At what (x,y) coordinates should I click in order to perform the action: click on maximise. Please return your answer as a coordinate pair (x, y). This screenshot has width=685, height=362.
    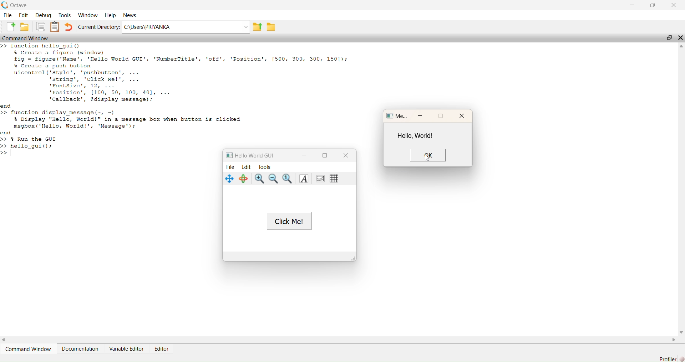
    Looking at the image, I should click on (667, 36).